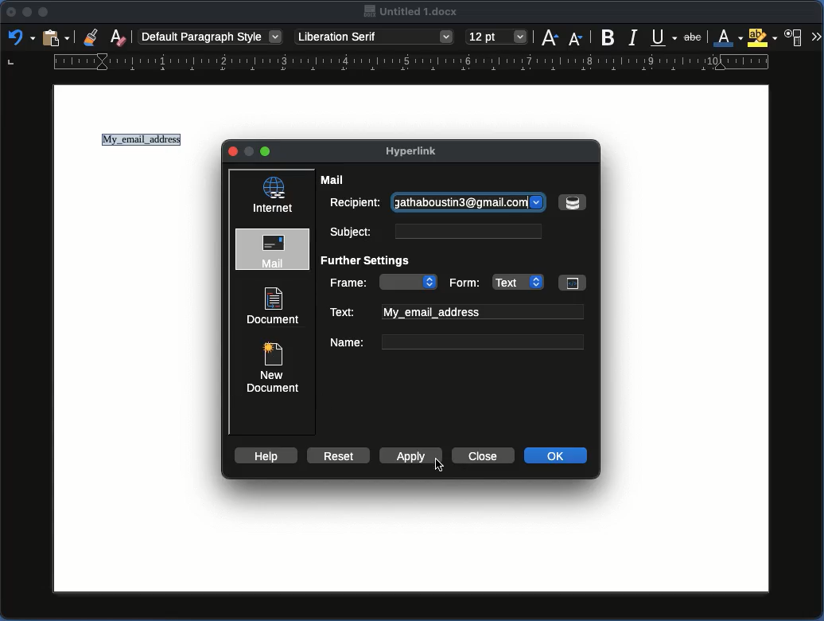 This screenshot has height=621, width=824. Describe the element at coordinates (497, 36) in the screenshot. I see `12pt` at that location.